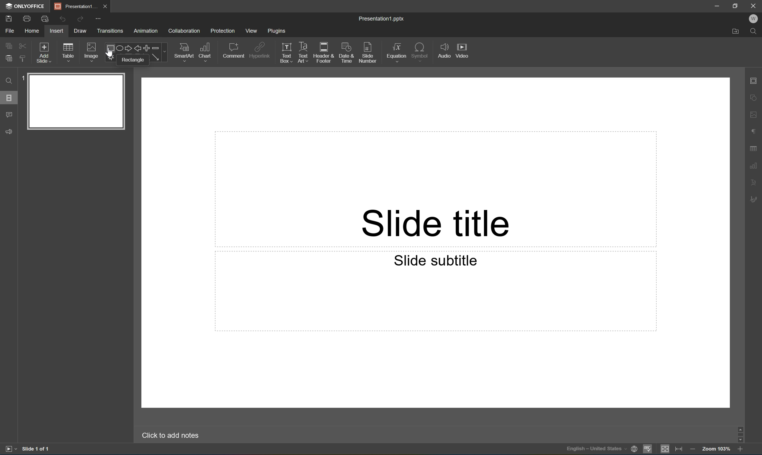  What do you see at coordinates (234, 50) in the screenshot?
I see `Comment` at bounding box center [234, 50].